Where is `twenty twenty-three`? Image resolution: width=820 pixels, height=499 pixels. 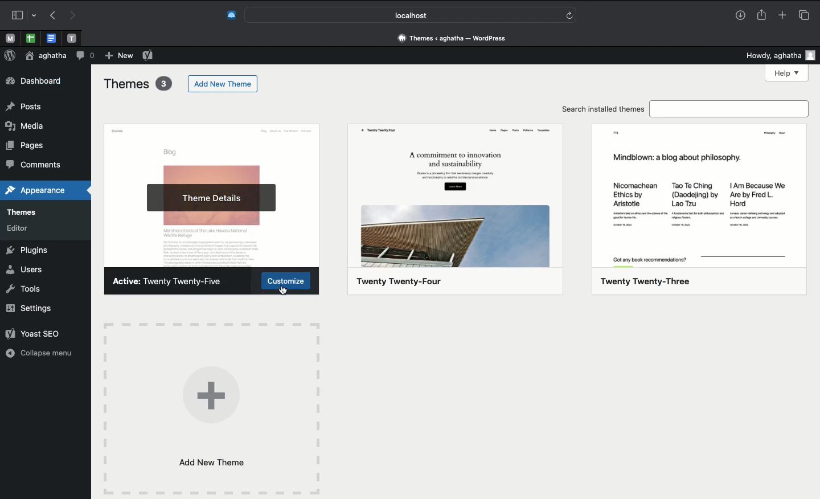 twenty twenty-three is located at coordinates (701, 207).